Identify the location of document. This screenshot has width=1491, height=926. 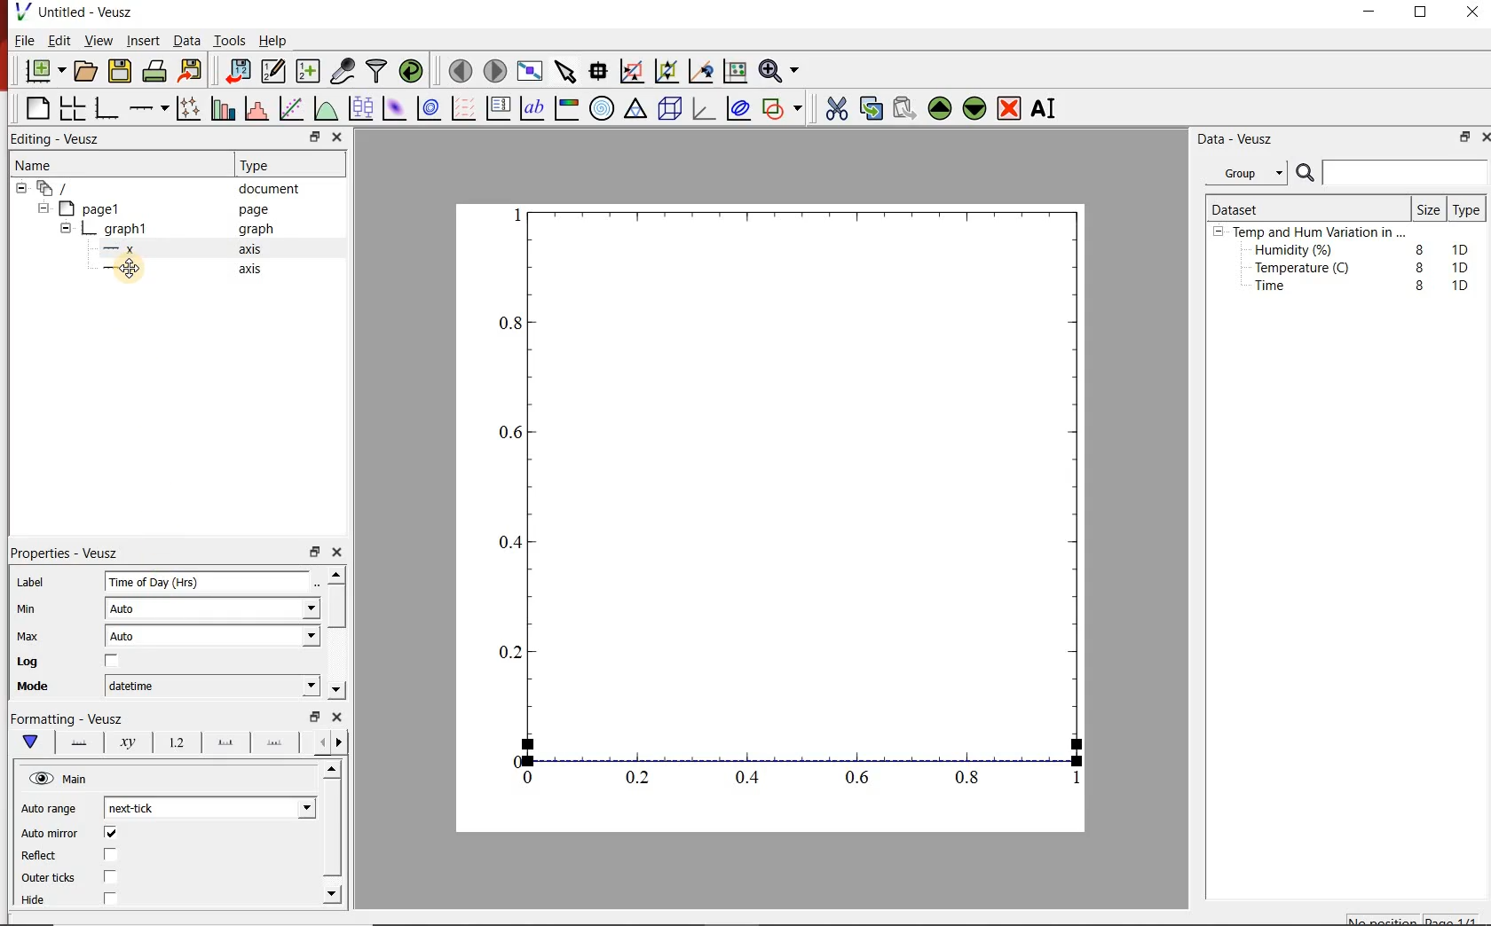
(275, 189).